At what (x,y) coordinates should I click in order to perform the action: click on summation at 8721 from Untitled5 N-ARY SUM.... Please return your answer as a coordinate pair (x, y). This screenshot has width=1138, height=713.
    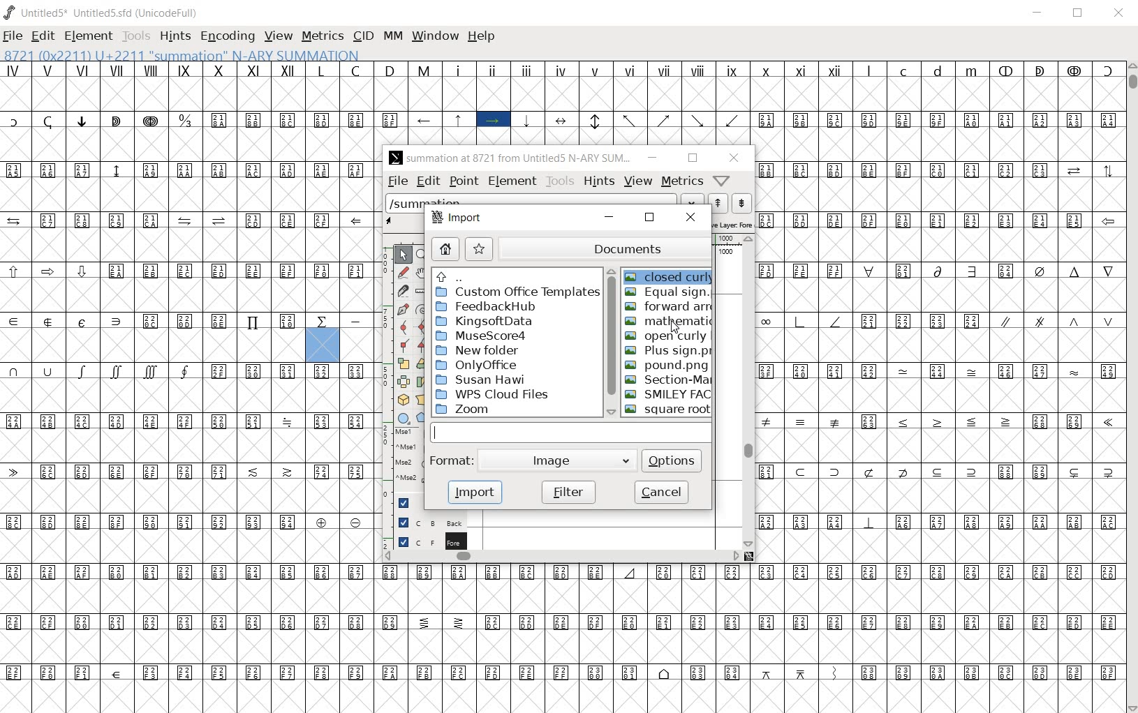
    Looking at the image, I should click on (511, 158).